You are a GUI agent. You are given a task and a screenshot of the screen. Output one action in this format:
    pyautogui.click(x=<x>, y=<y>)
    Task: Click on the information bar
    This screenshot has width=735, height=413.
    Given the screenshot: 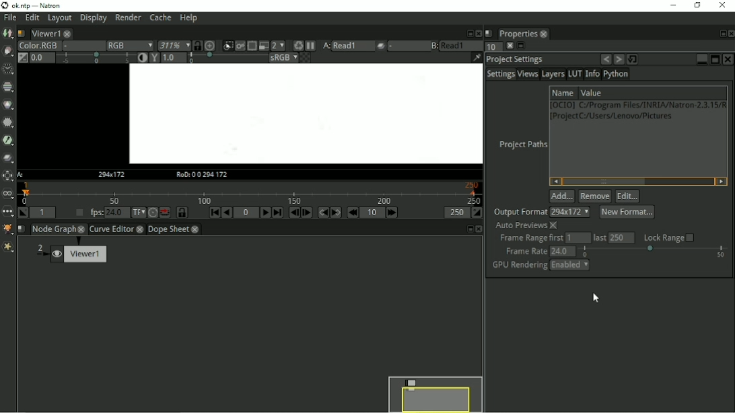 What is the action you would take?
    pyautogui.click(x=477, y=58)
    